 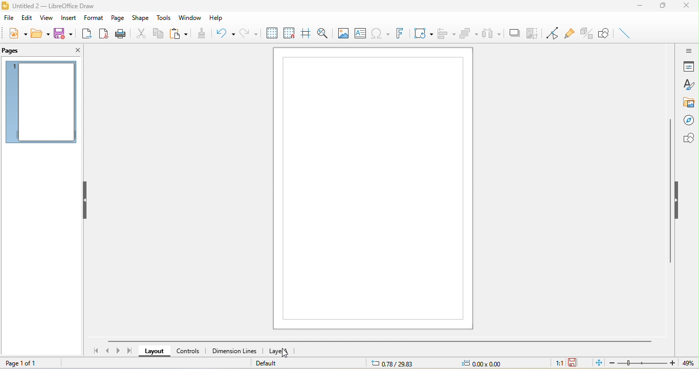 What do you see at coordinates (379, 33) in the screenshot?
I see `special character` at bounding box center [379, 33].